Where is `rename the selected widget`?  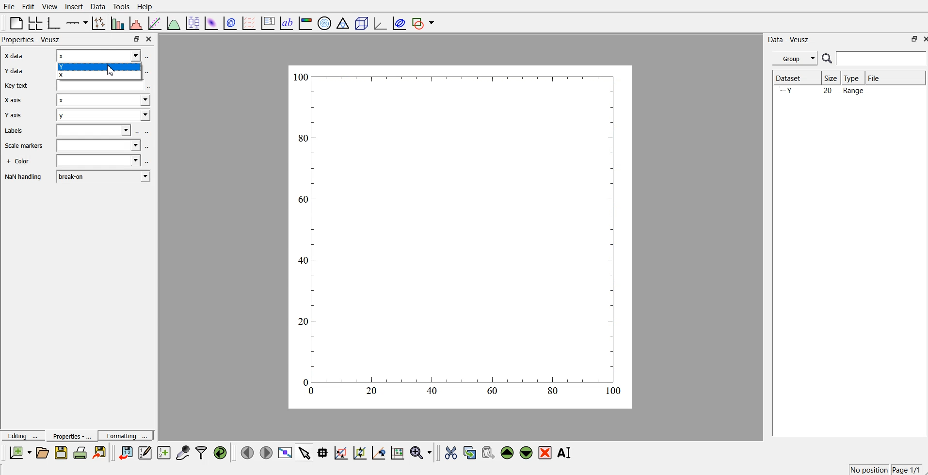 rename the selected widget is located at coordinates (565, 453).